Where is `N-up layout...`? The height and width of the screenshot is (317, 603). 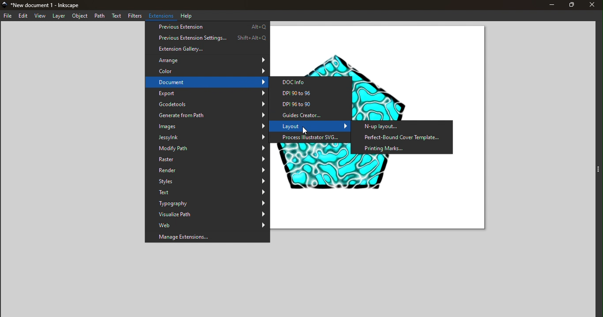
N-up layout... is located at coordinates (403, 126).